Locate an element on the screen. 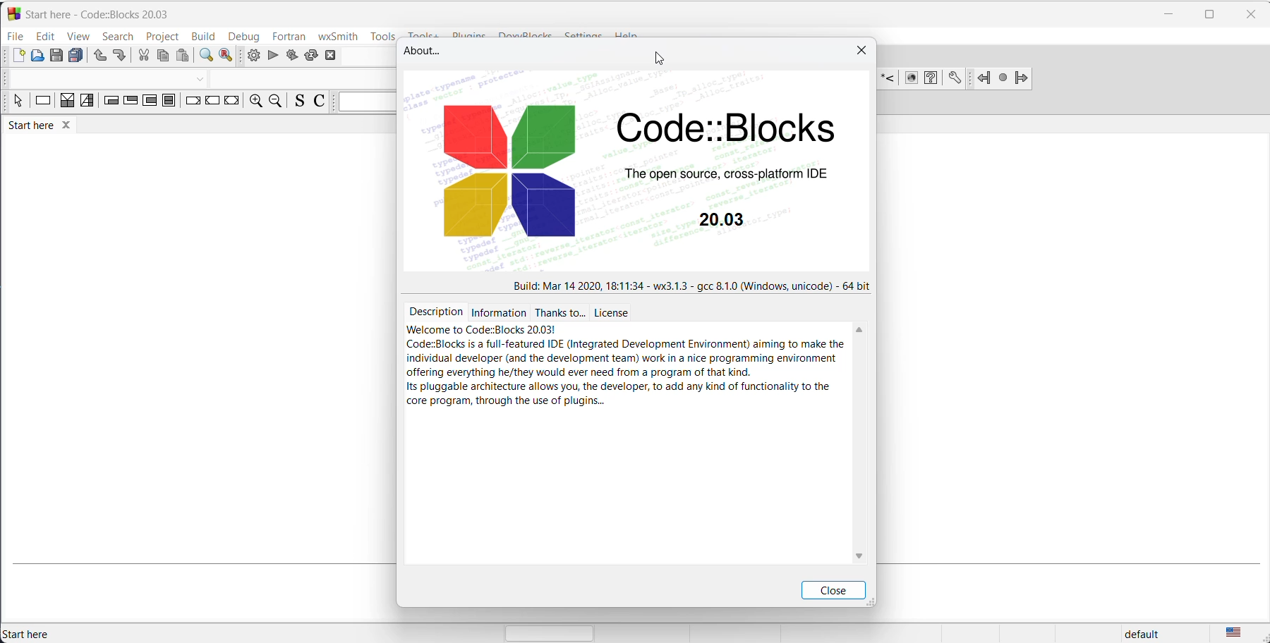  zoom in is located at coordinates (255, 102).